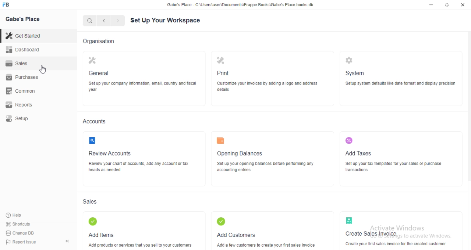 The width and height of the screenshot is (471, 250). I want to click on Logo, so click(9, 5).